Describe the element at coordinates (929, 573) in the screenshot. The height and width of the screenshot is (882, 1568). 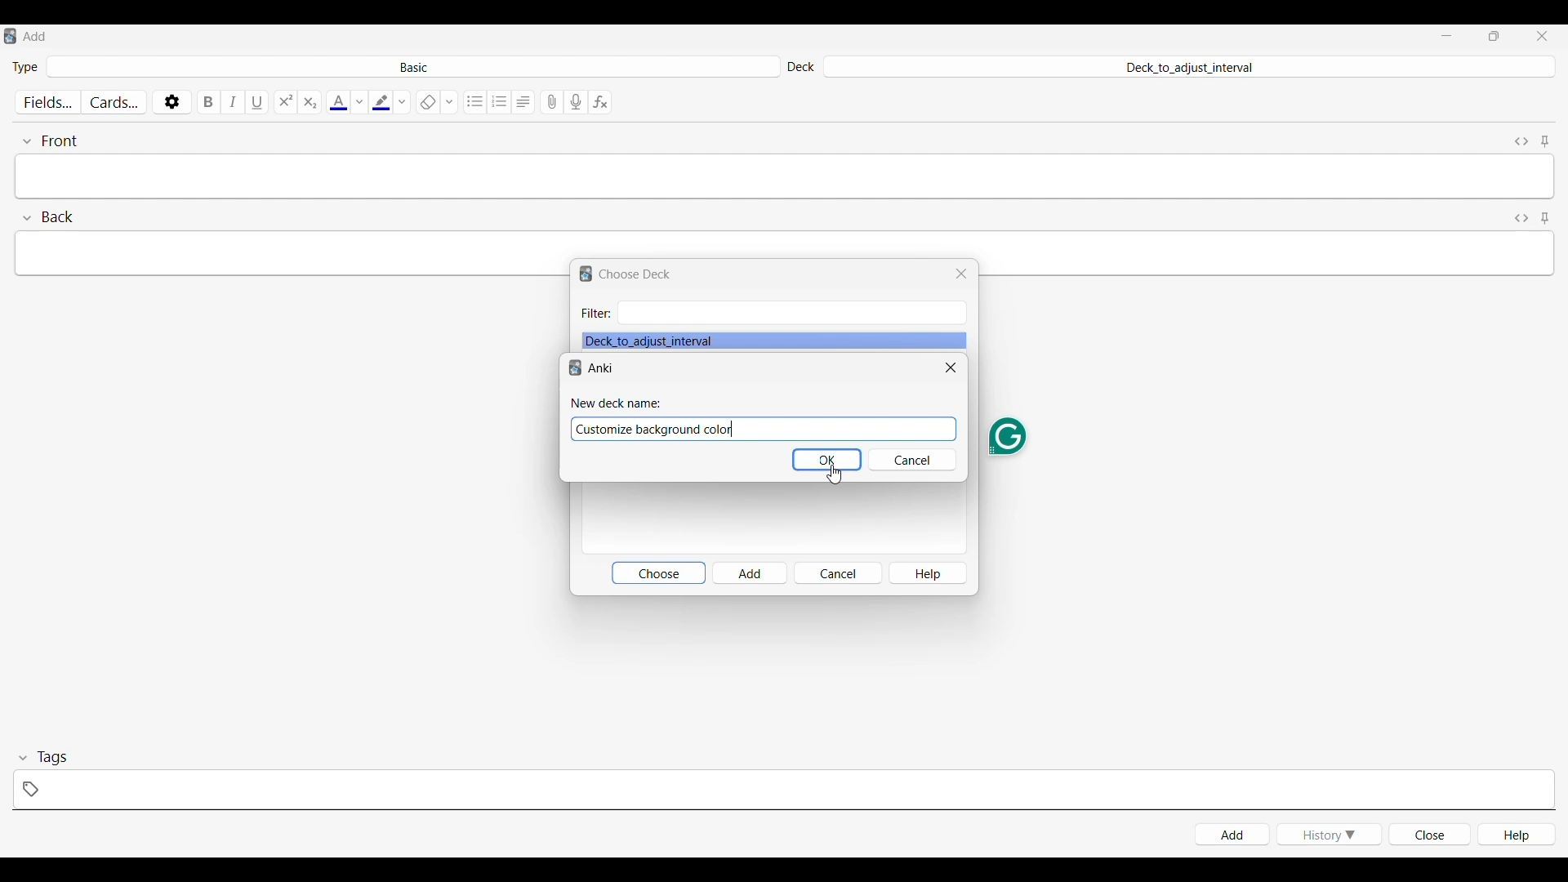
I see `Help` at that location.